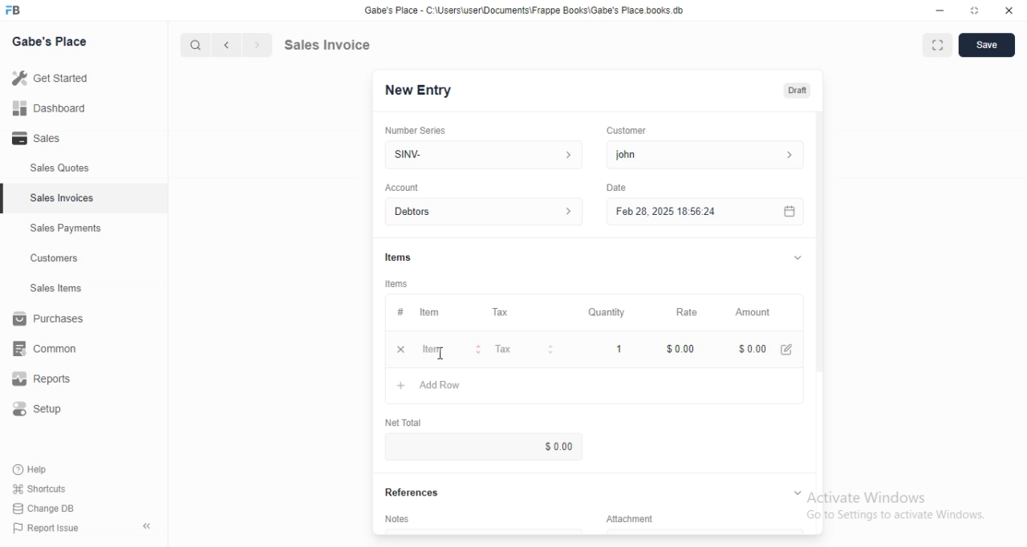 This screenshot has height=547, width=1027. What do you see at coordinates (417, 129) in the screenshot?
I see `‘Number Series.` at bounding box center [417, 129].